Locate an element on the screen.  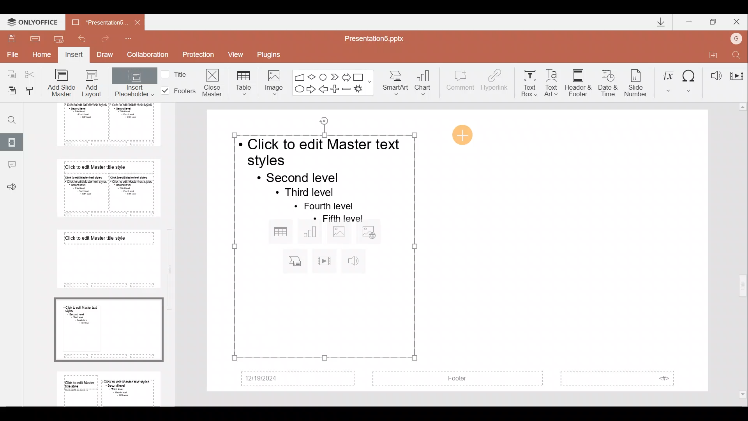
Feedback & support is located at coordinates (12, 188).